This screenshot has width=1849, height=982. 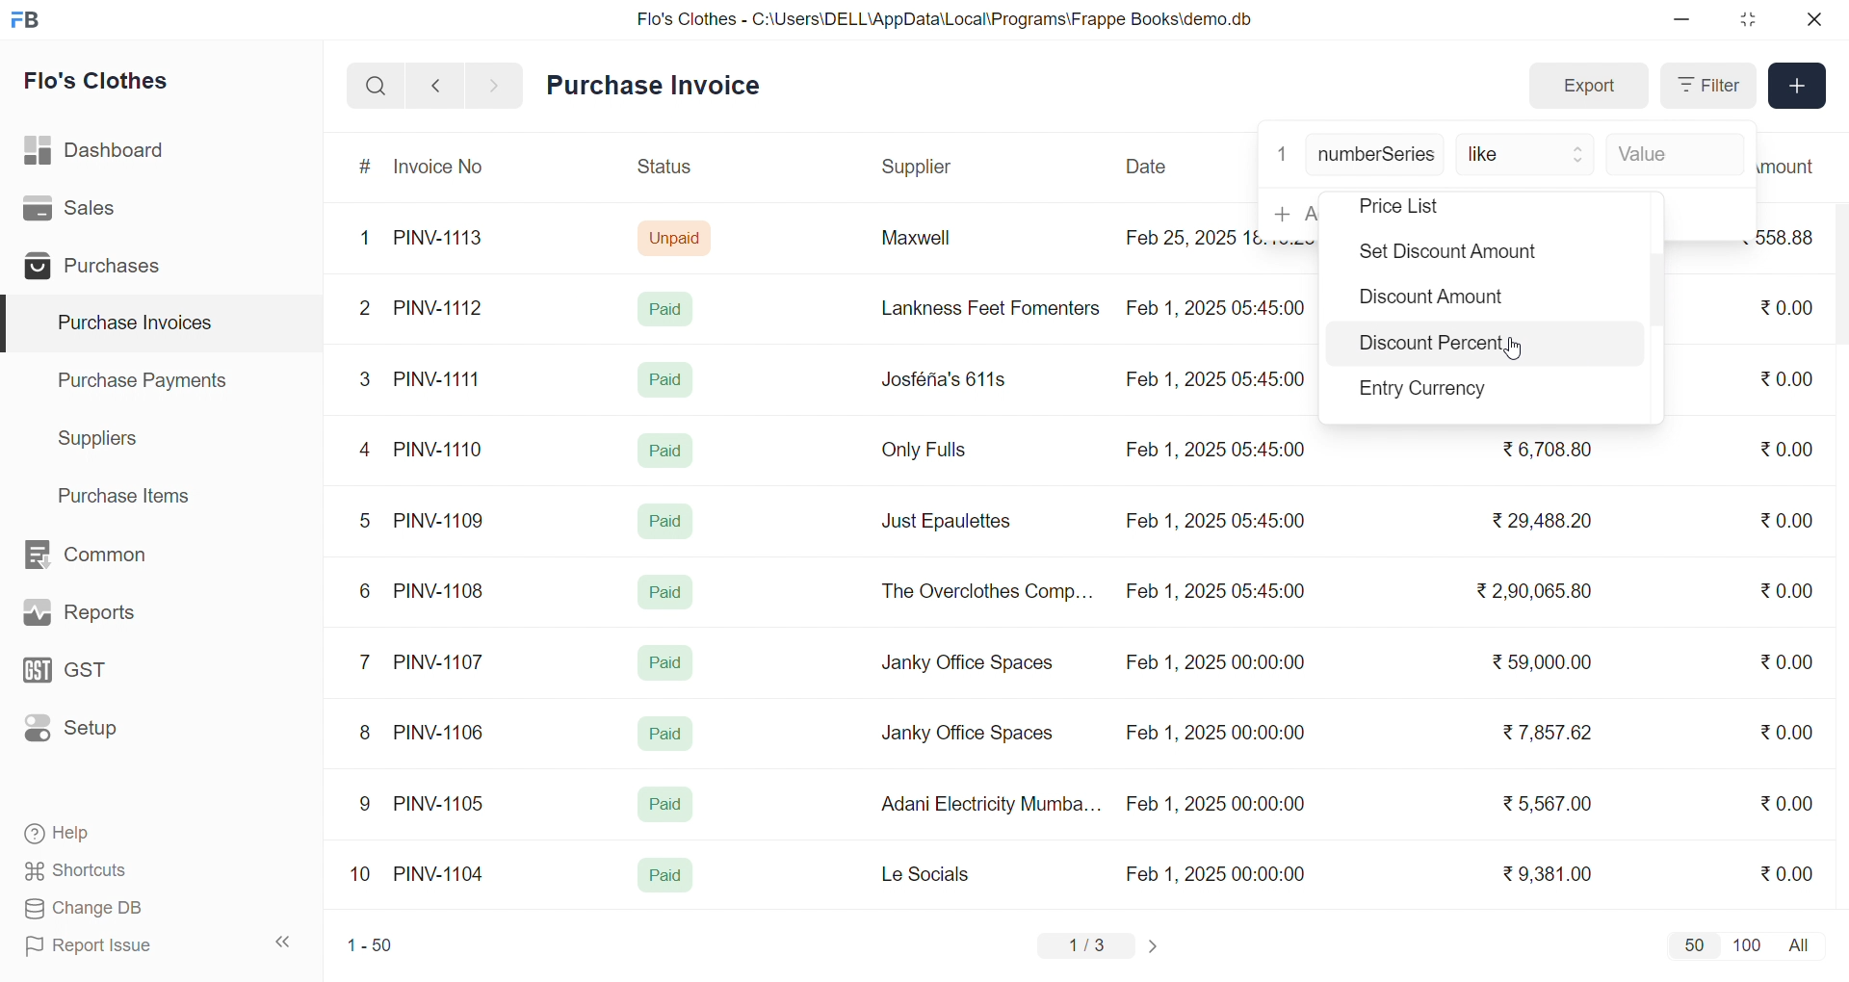 I want to click on The Overclothes Comp..., so click(x=984, y=590).